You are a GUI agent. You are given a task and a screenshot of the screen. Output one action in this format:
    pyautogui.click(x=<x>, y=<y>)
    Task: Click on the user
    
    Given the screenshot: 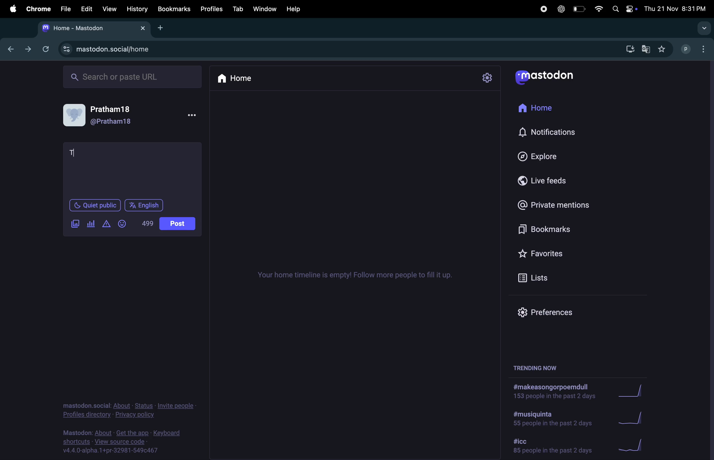 What is the action you would take?
    pyautogui.click(x=113, y=122)
    